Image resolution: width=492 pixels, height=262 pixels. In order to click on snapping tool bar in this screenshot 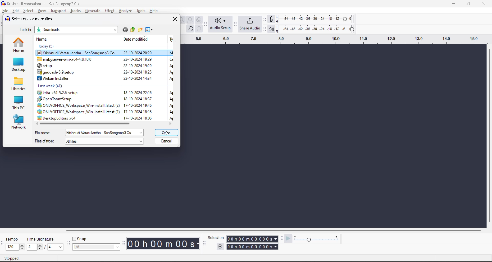, I will do `click(68, 244)`.